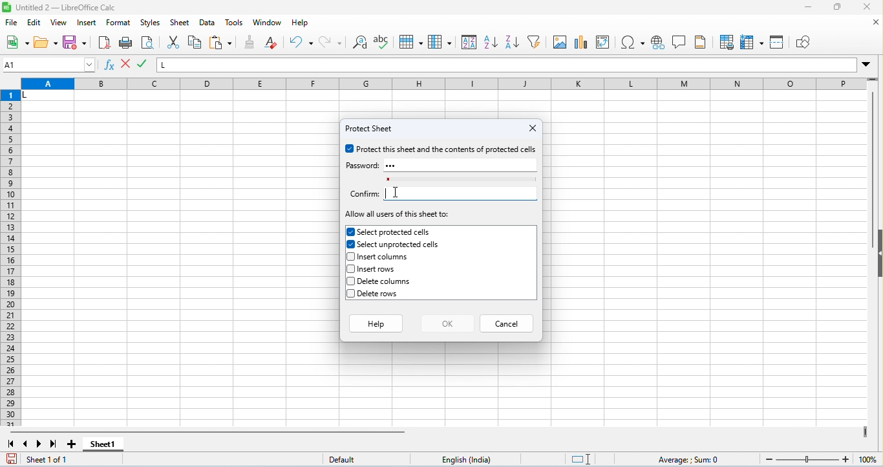 The image size is (883, 467). Describe the element at coordinates (866, 64) in the screenshot. I see `drop down` at that location.